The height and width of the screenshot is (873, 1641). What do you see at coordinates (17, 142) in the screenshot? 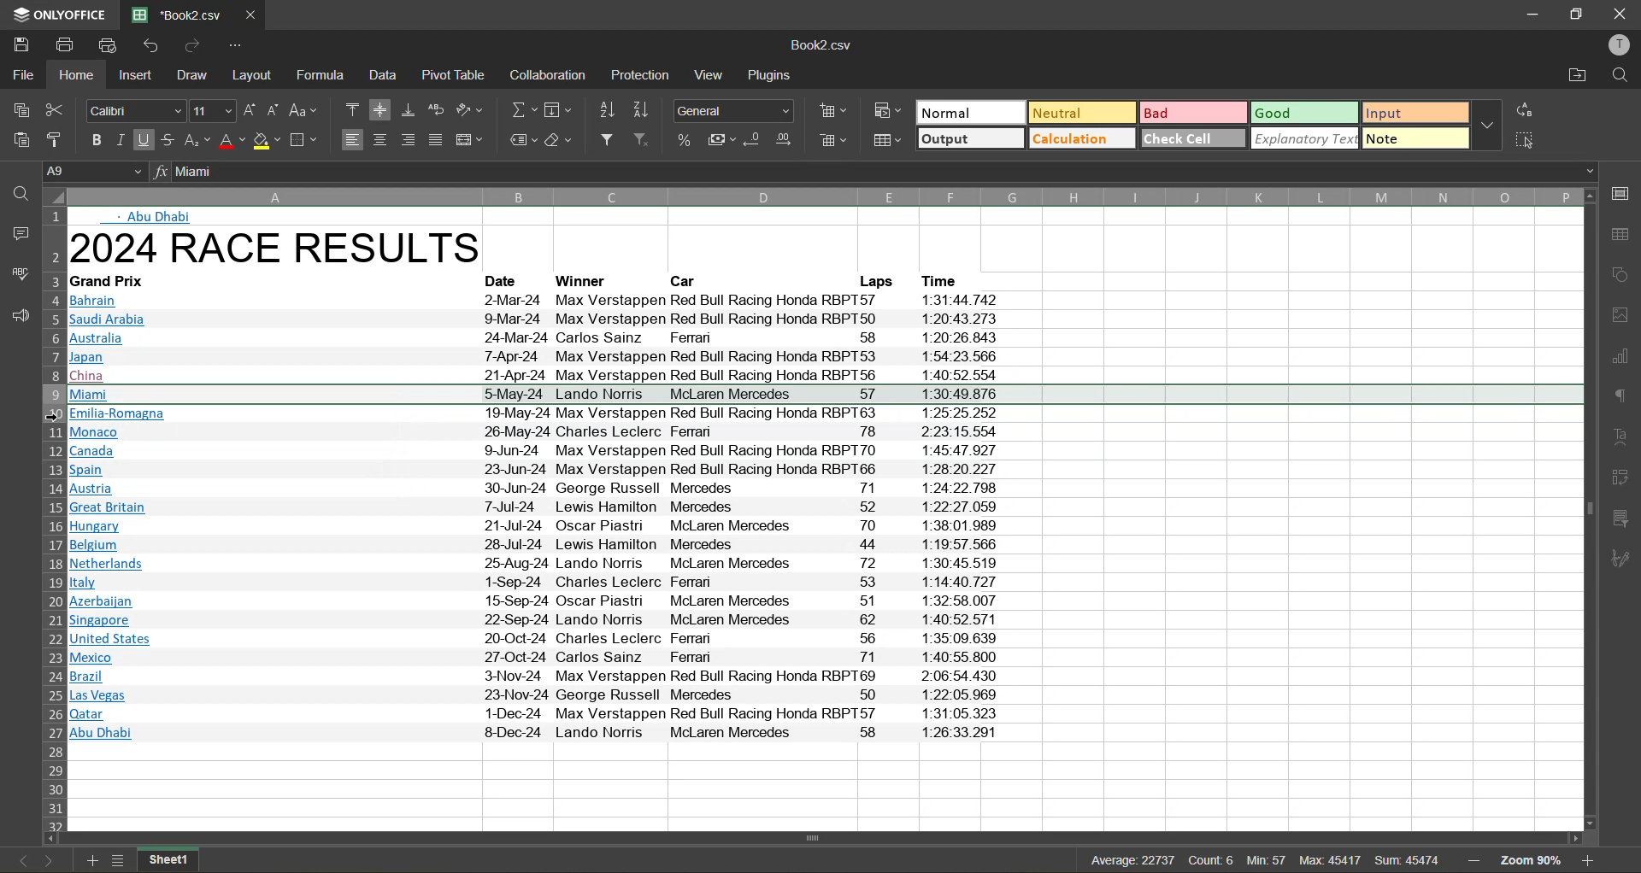
I see `paste` at bounding box center [17, 142].